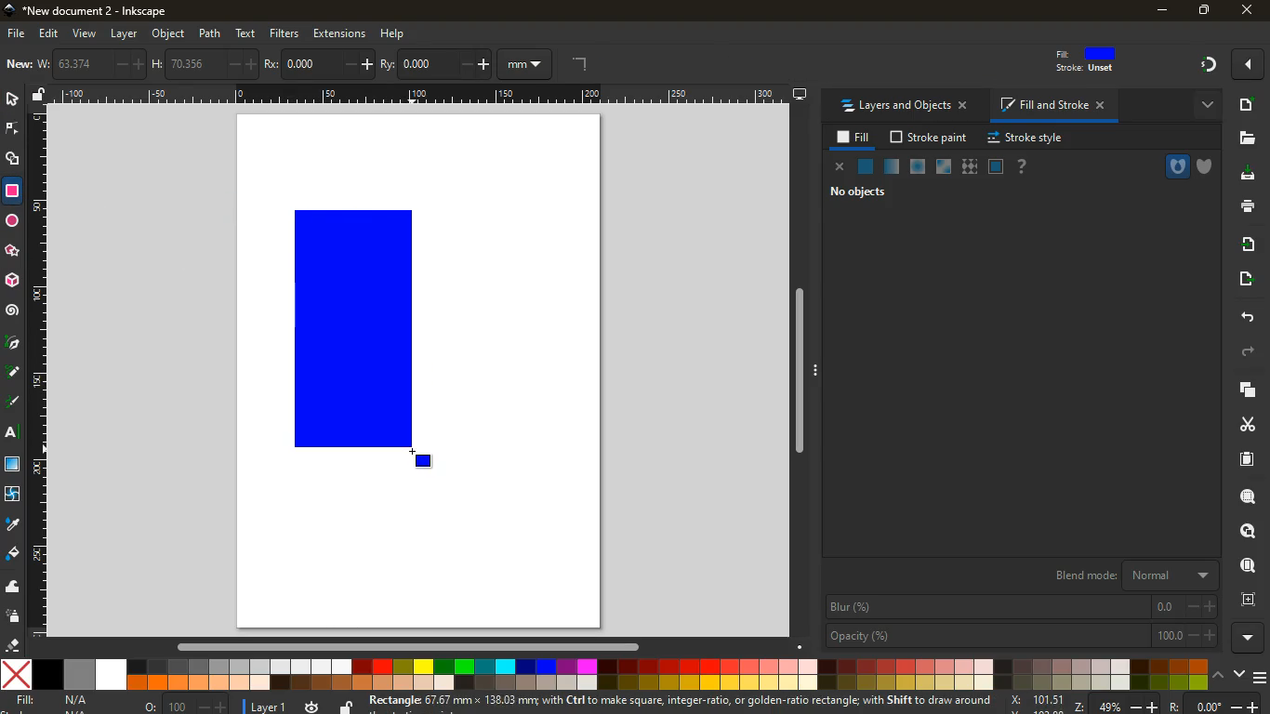  Describe the element at coordinates (1087, 59) in the screenshot. I see `fill` at that location.